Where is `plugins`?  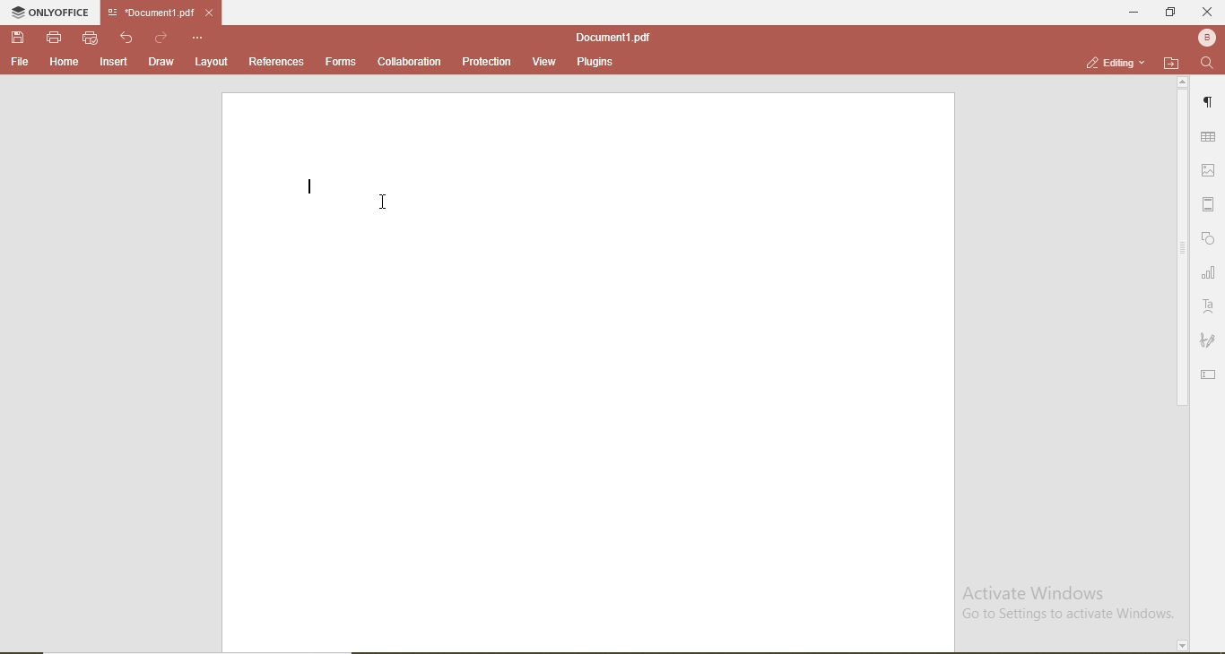 plugins is located at coordinates (592, 62).